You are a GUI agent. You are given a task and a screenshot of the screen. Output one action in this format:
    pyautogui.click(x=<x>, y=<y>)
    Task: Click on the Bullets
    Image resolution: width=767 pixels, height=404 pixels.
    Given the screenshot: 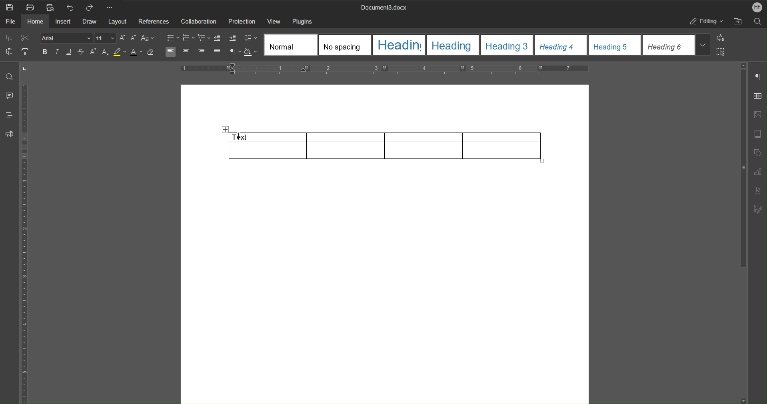 What is the action you would take?
    pyautogui.click(x=172, y=38)
    